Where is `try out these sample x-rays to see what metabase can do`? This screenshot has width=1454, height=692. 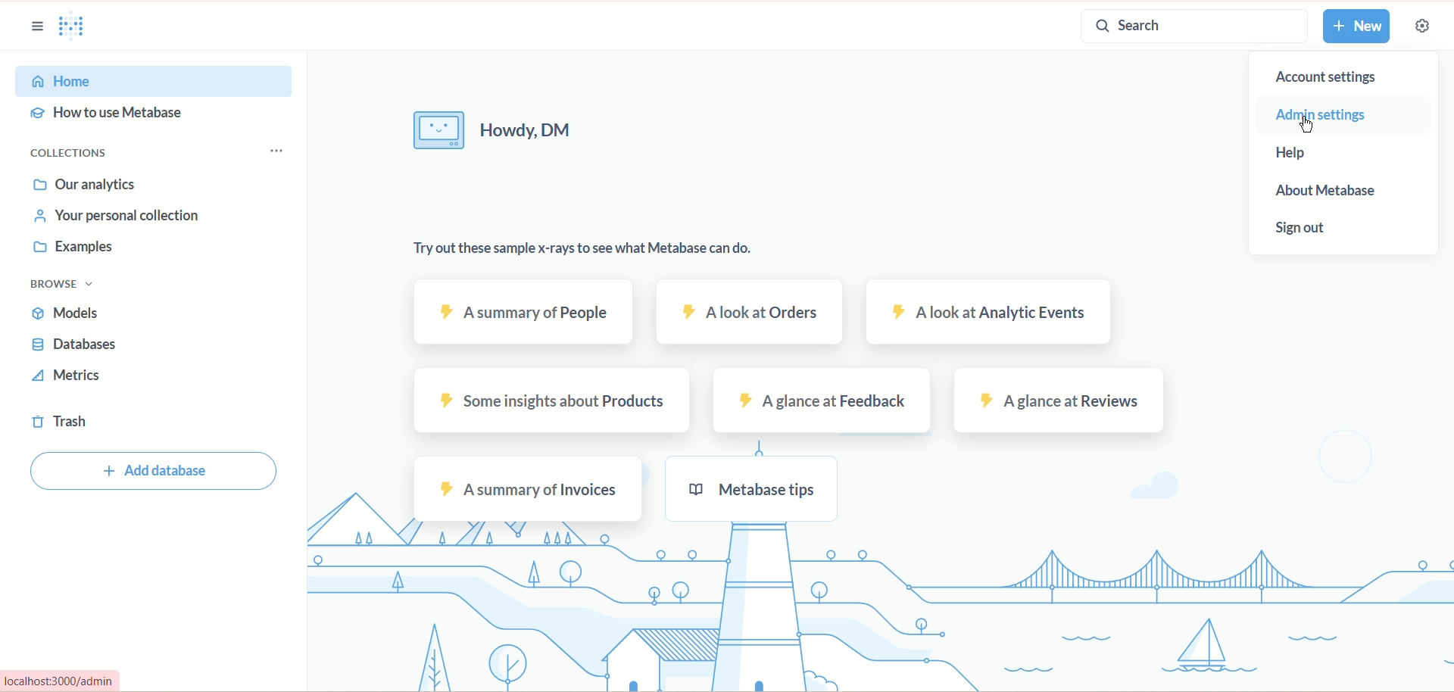 try out these sample x-rays to see what metabase can do is located at coordinates (585, 251).